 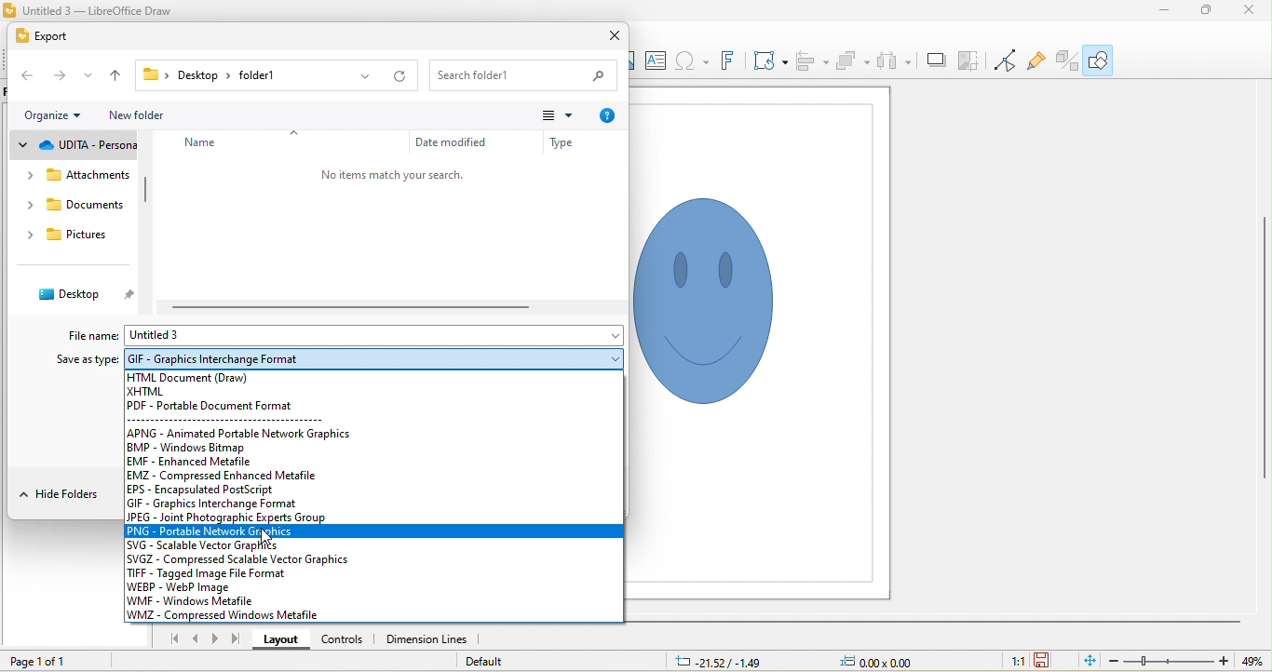 I want to click on export, so click(x=44, y=36).